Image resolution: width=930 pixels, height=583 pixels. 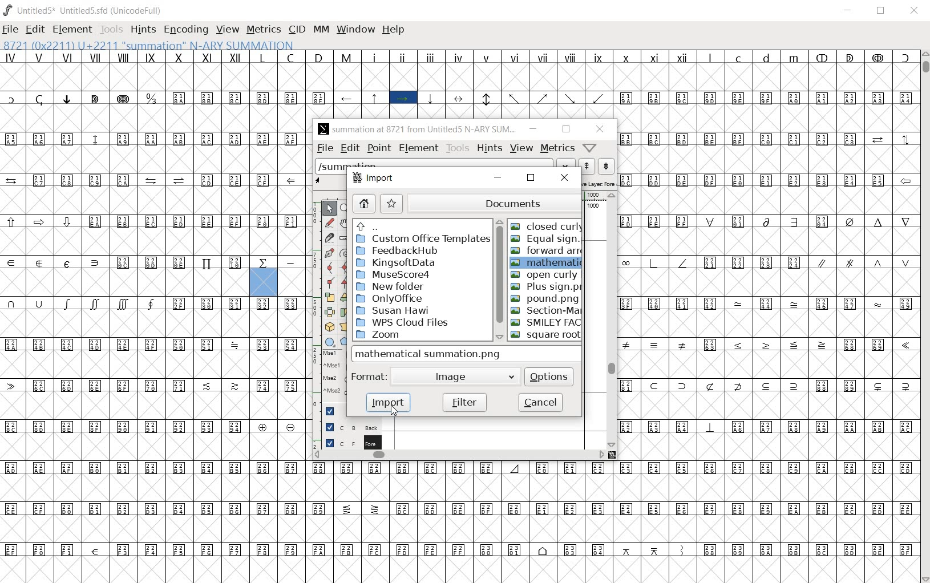 I want to click on documents, so click(x=496, y=203).